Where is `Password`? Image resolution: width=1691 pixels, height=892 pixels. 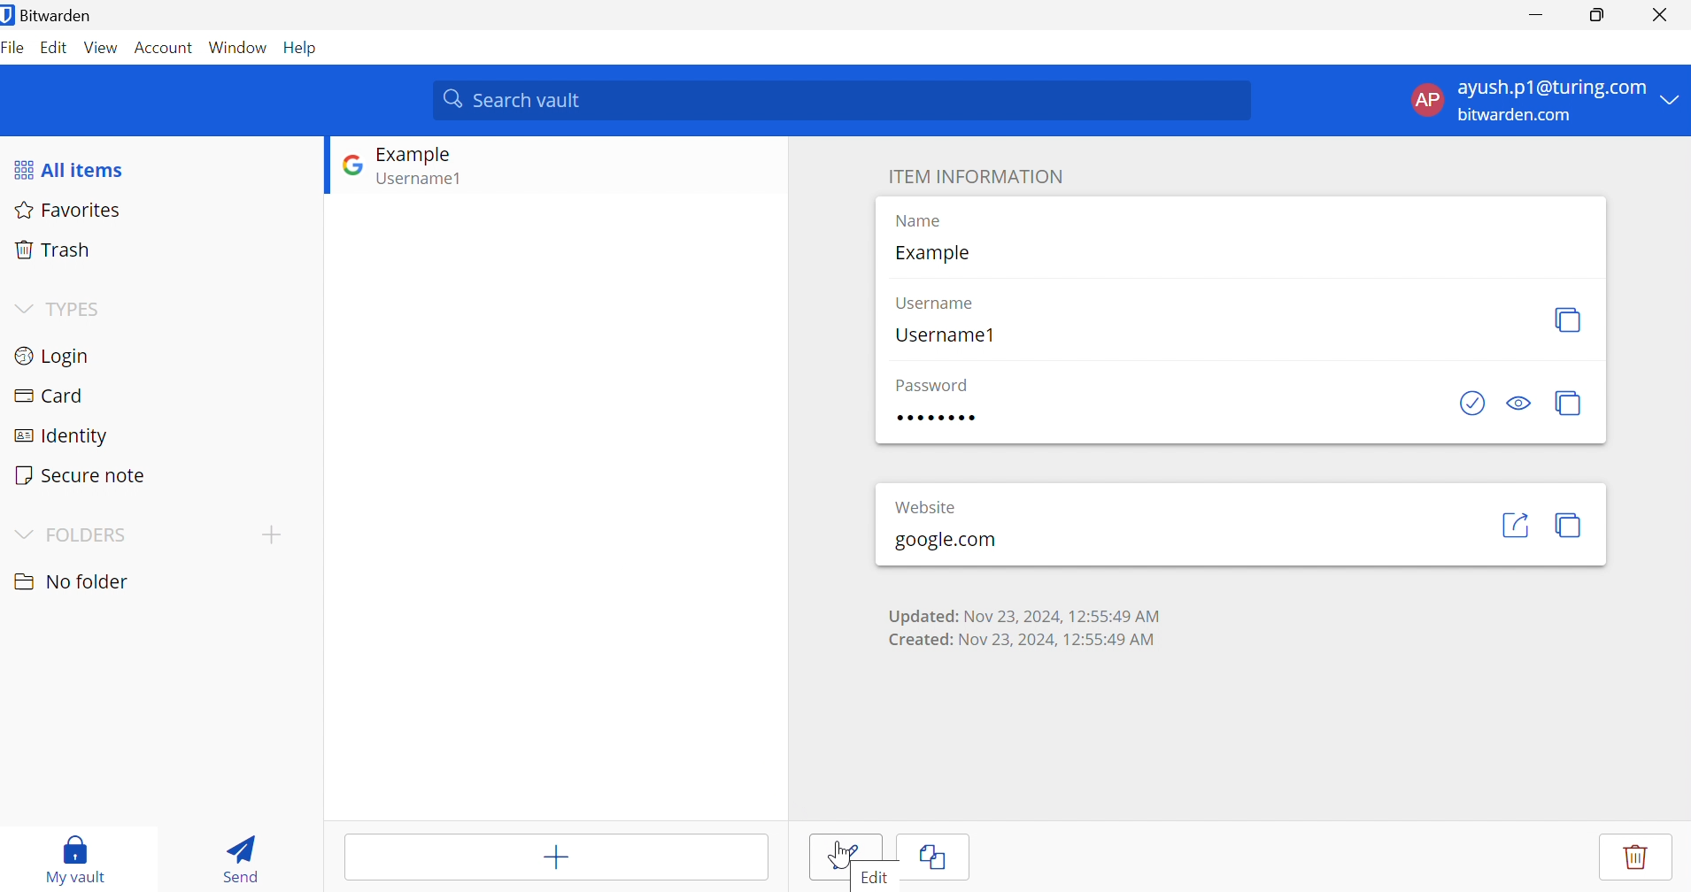
Password is located at coordinates (931, 385).